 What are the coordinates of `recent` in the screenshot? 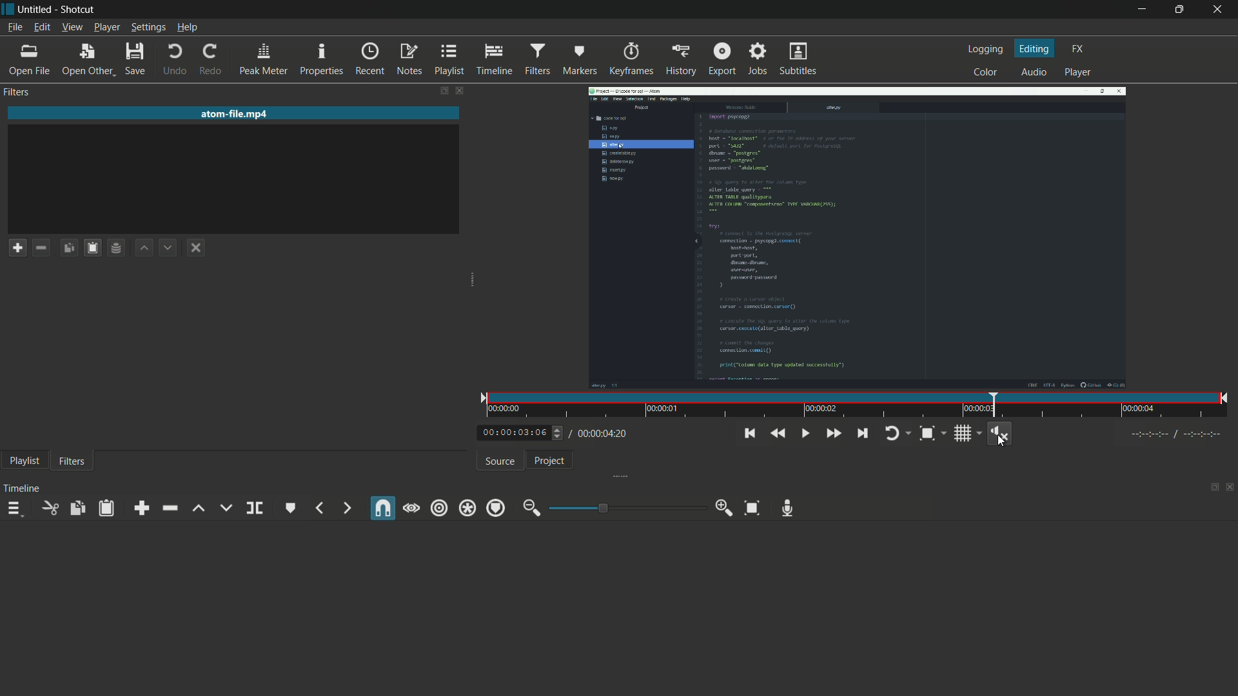 It's located at (369, 61).